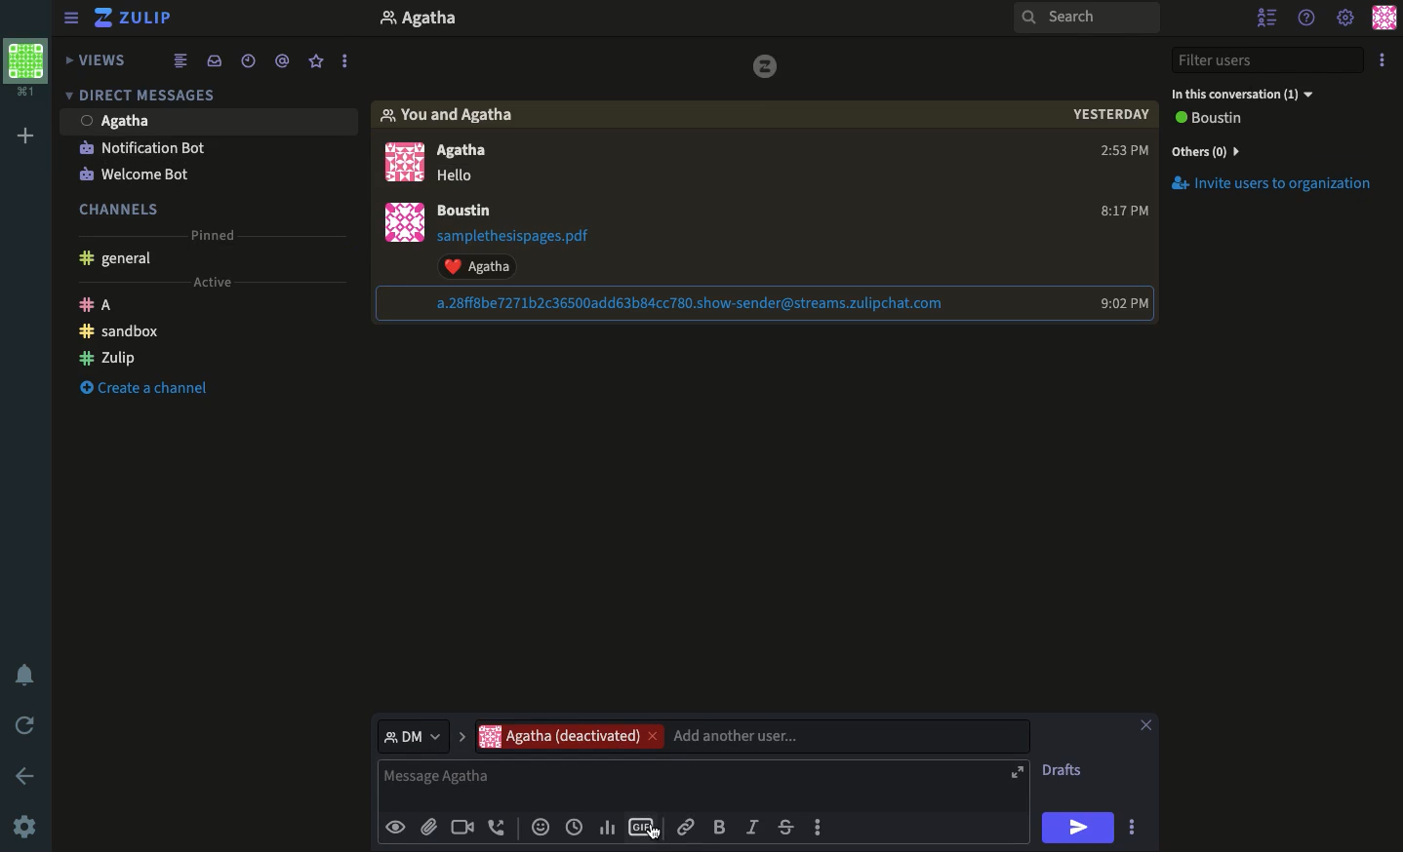  I want to click on A, so click(100, 304).